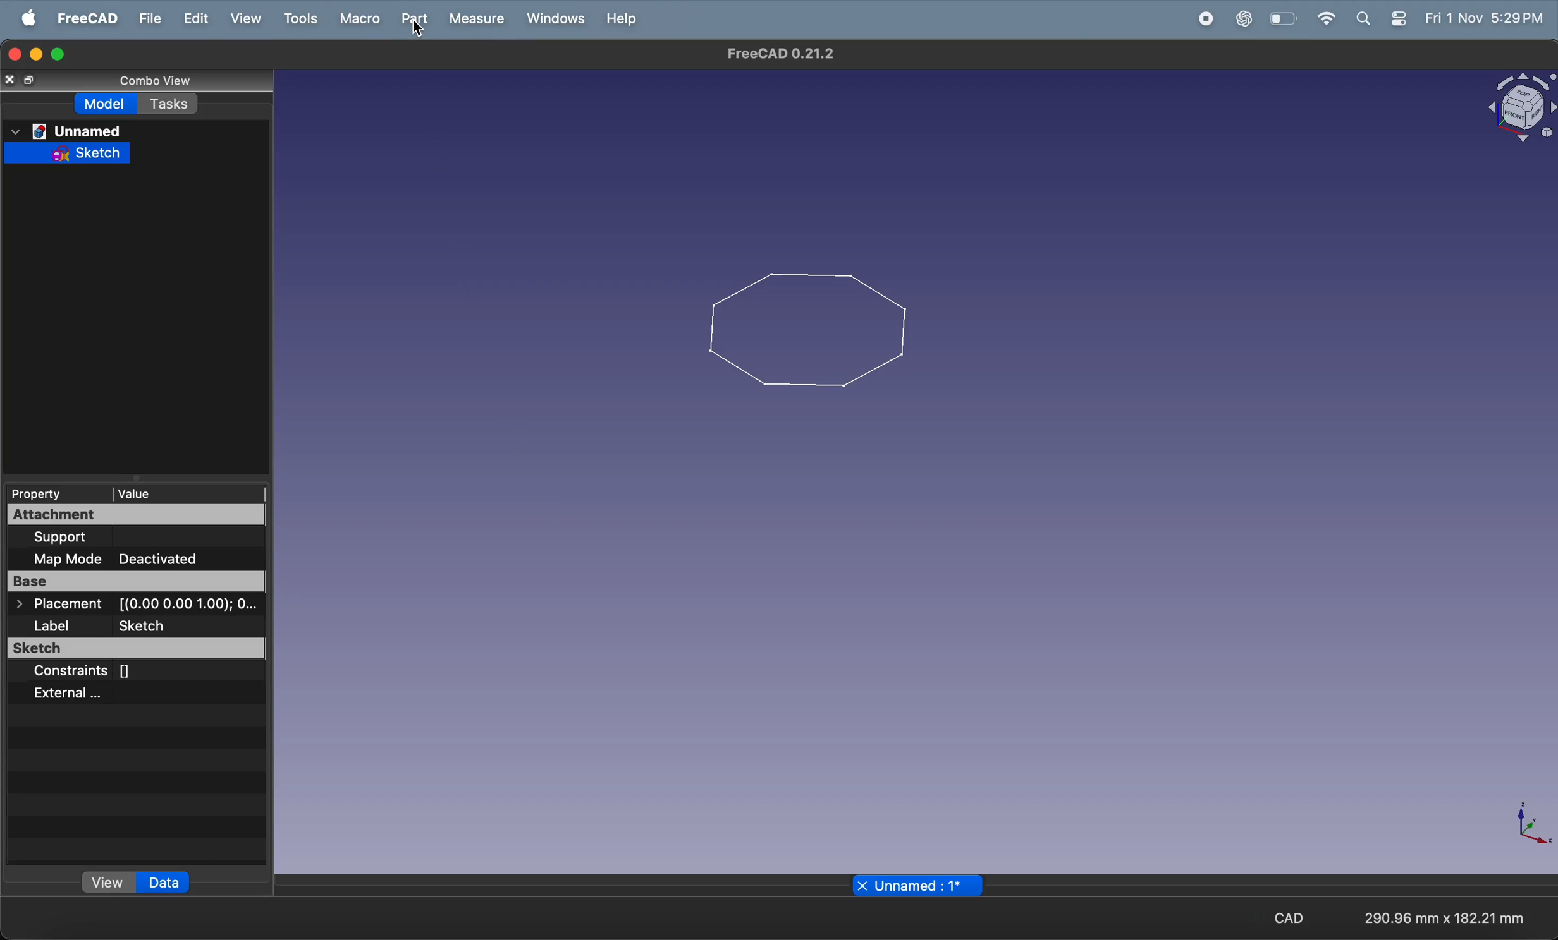 This screenshot has height=940, width=1558. Describe the element at coordinates (359, 20) in the screenshot. I see `marco` at that location.